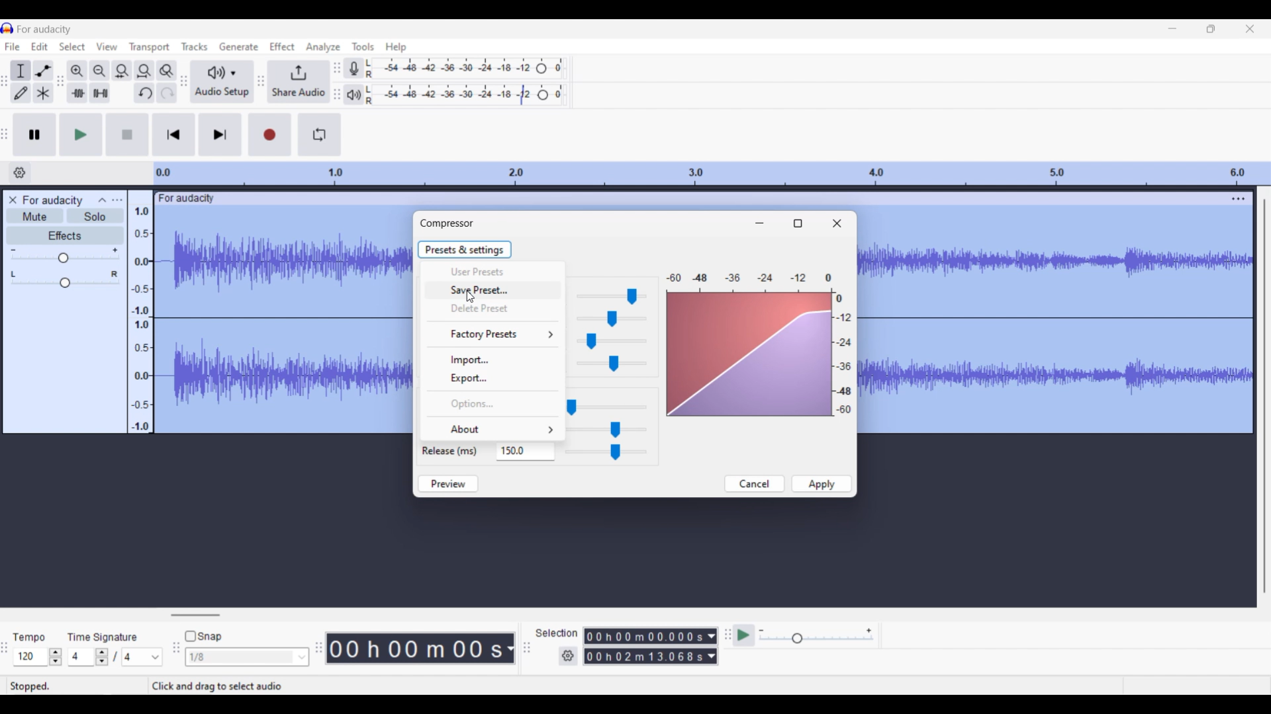 Image resolution: width=1271 pixels, height=714 pixels. Describe the element at coordinates (103, 200) in the screenshot. I see `Collpase` at that location.